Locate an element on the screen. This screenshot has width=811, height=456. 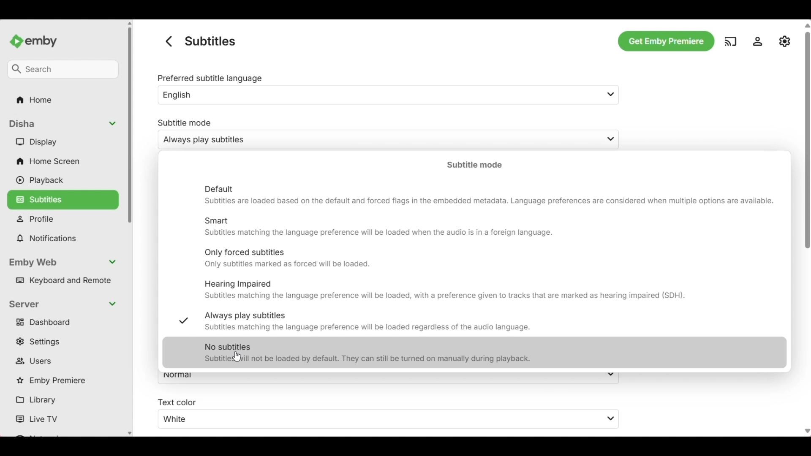
cursor is located at coordinates (238, 356).